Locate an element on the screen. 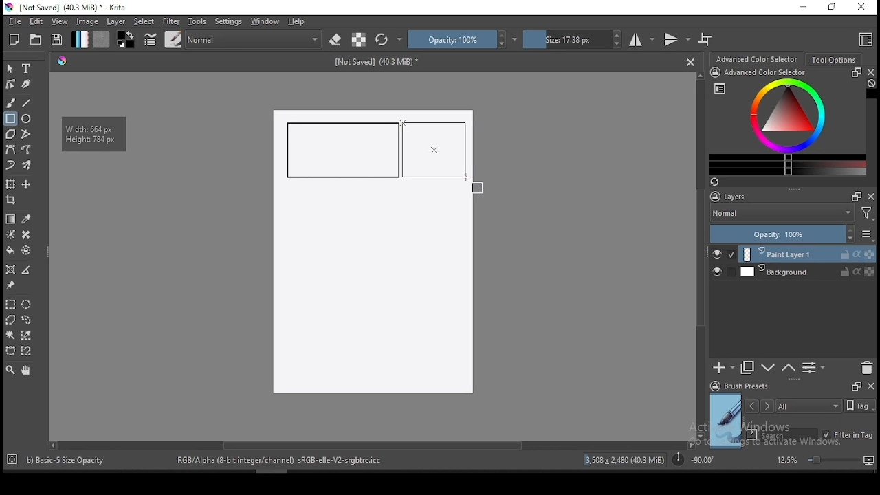  line tool is located at coordinates (27, 103).